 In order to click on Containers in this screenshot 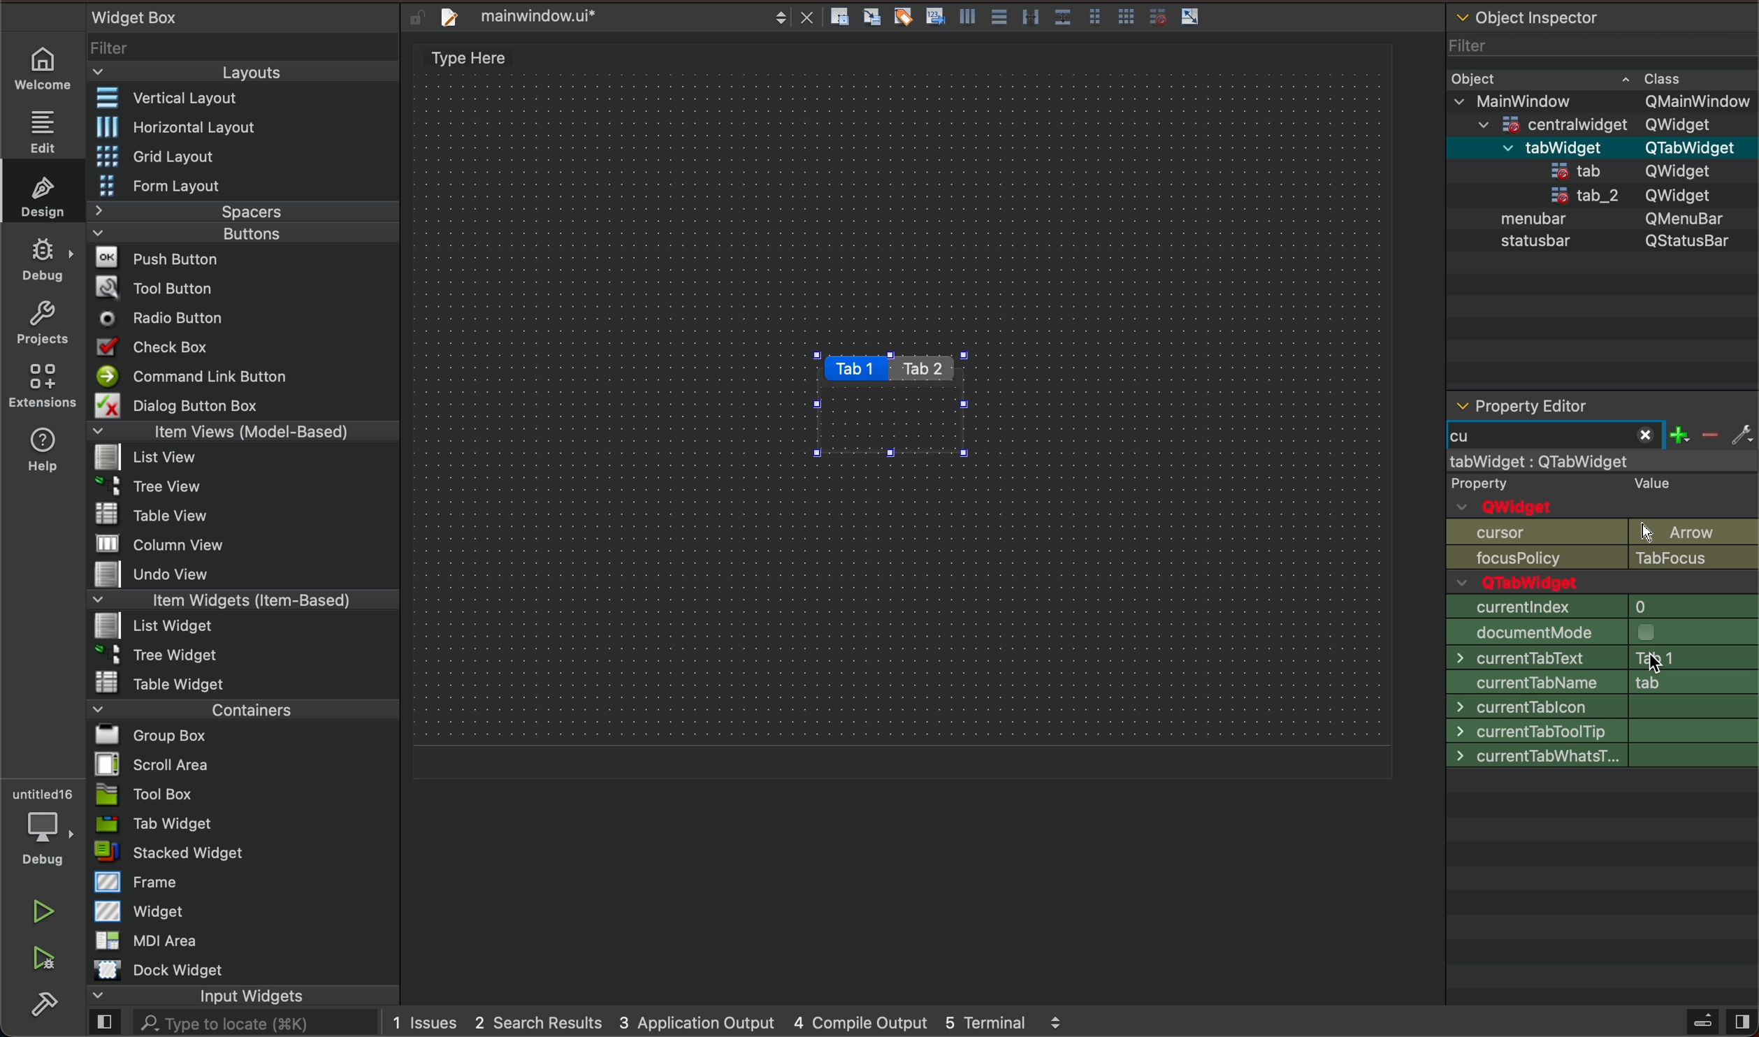, I will do `click(239, 707)`.